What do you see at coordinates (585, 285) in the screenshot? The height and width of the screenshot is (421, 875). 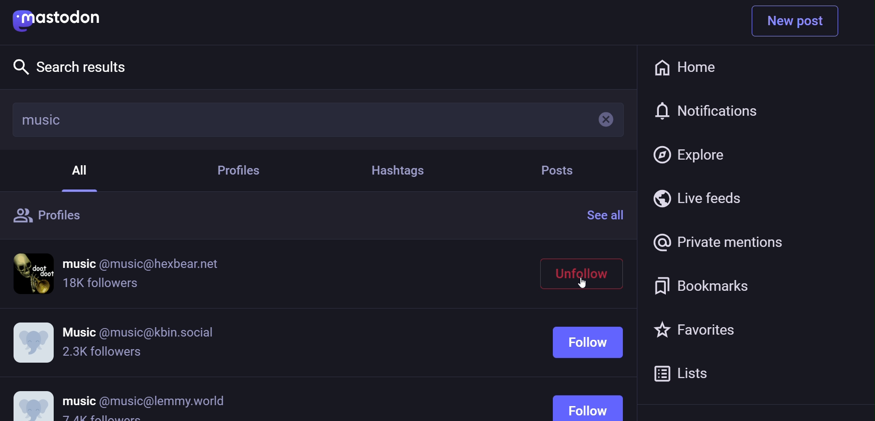 I see `cursor` at bounding box center [585, 285].